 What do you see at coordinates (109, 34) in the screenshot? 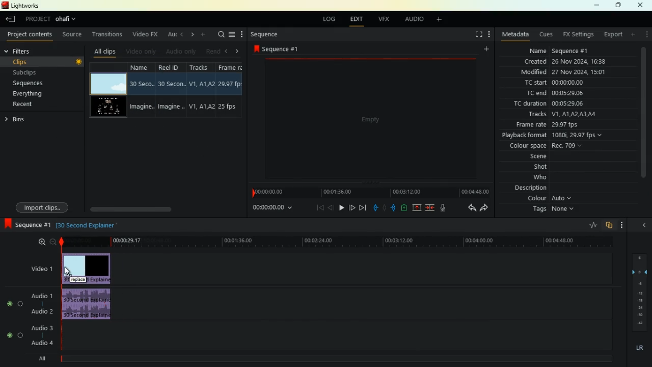
I see `transitions` at bounding box center [109, 34].